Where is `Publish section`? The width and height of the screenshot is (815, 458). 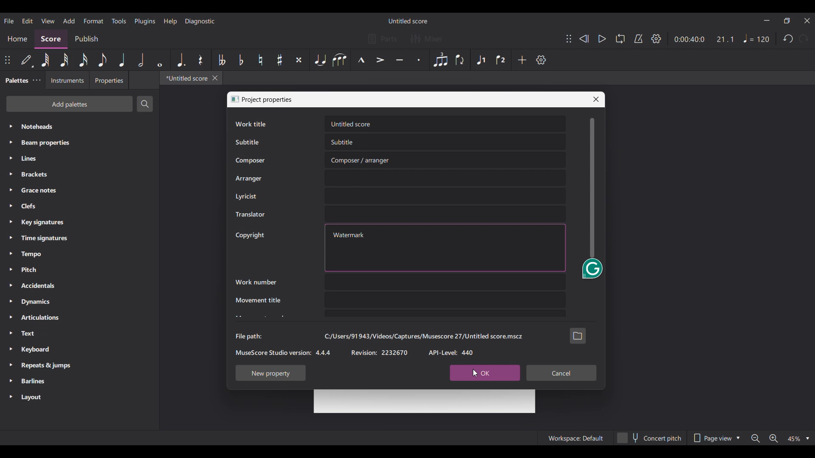 Publish section is located at coordinates (86, 39).